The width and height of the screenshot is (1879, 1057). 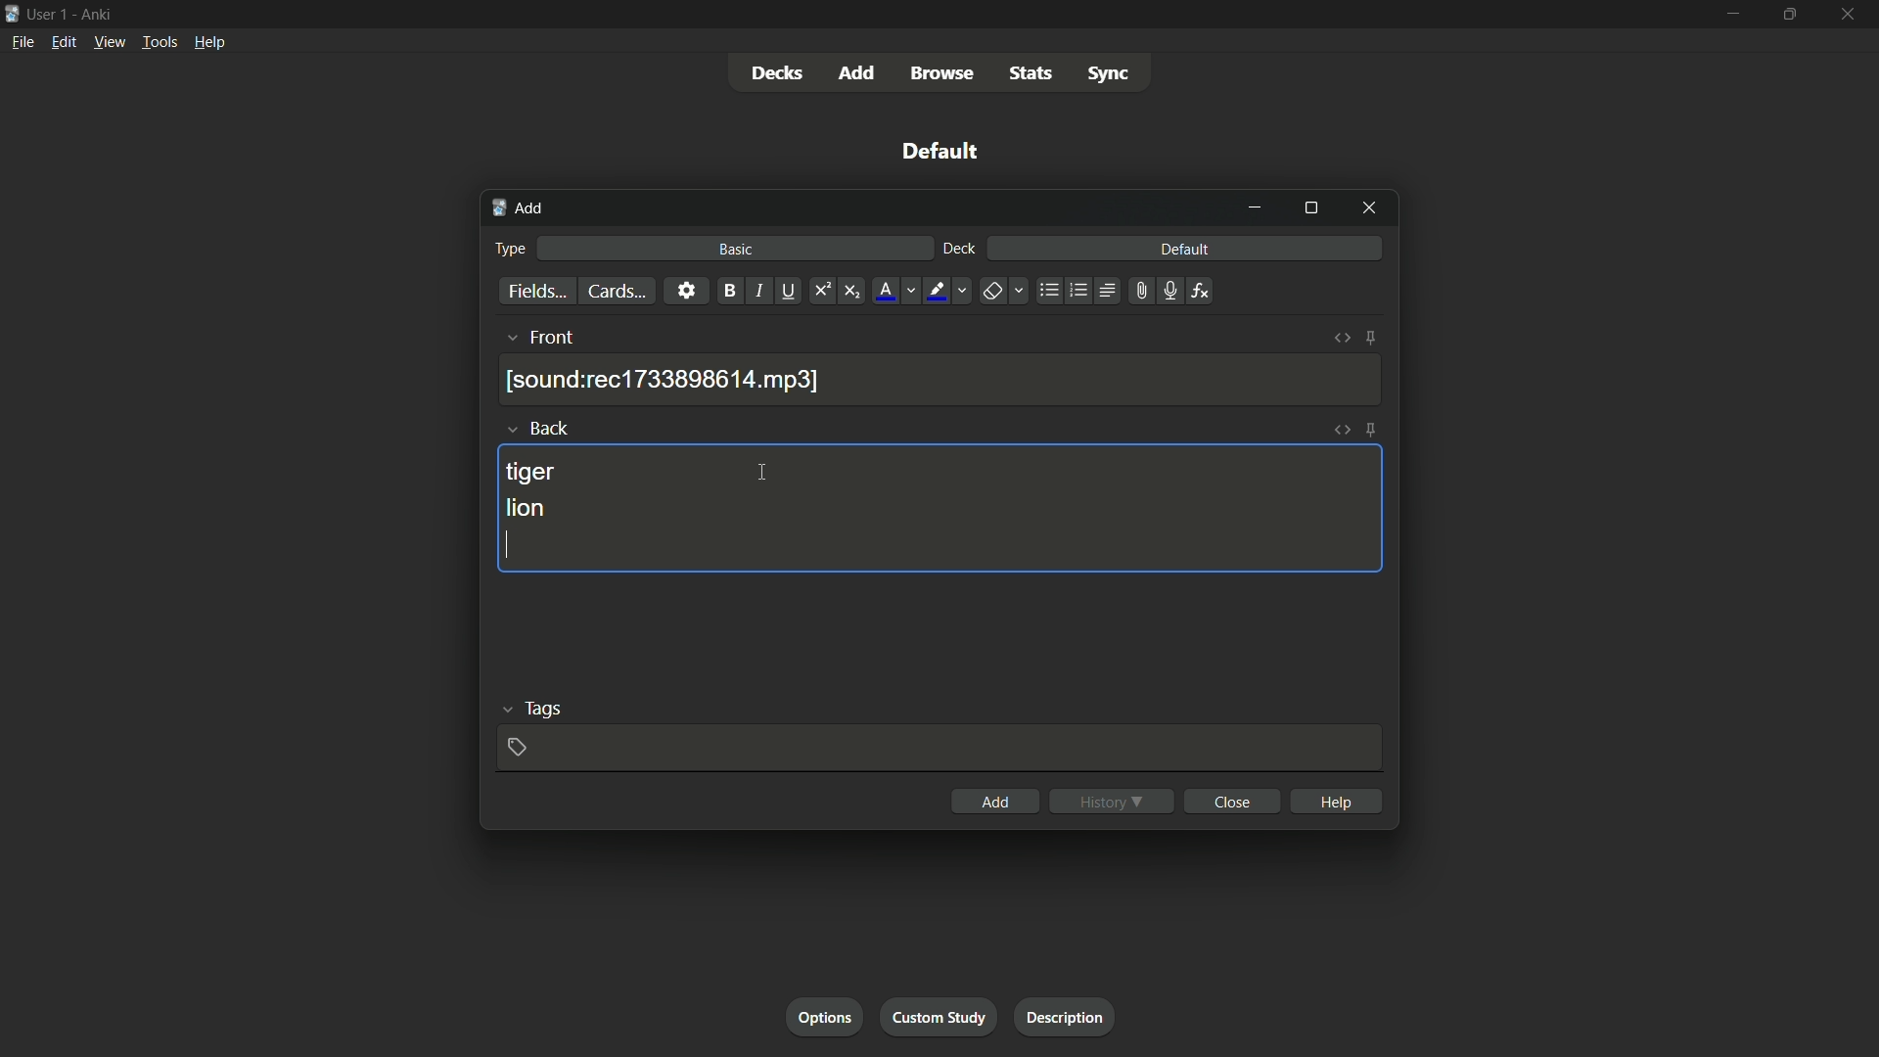 What do you see at coordinates (936, 291) in the screenshot?
I see `highlight text` at bounding box center [936, 291].